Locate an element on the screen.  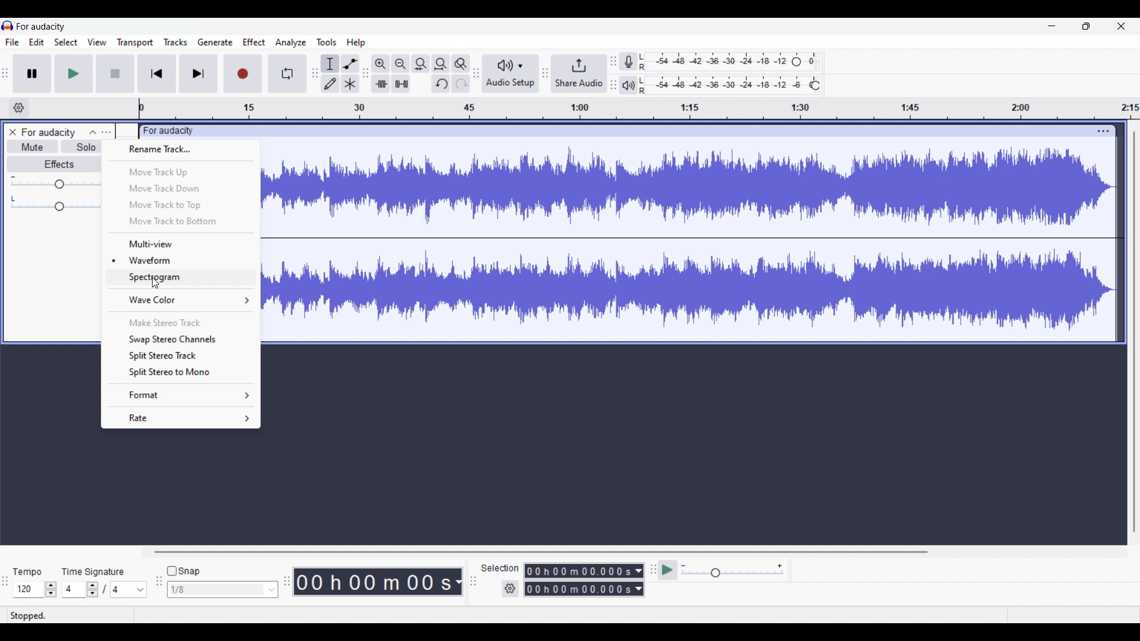
Format options is located at coordinates (182, 395).